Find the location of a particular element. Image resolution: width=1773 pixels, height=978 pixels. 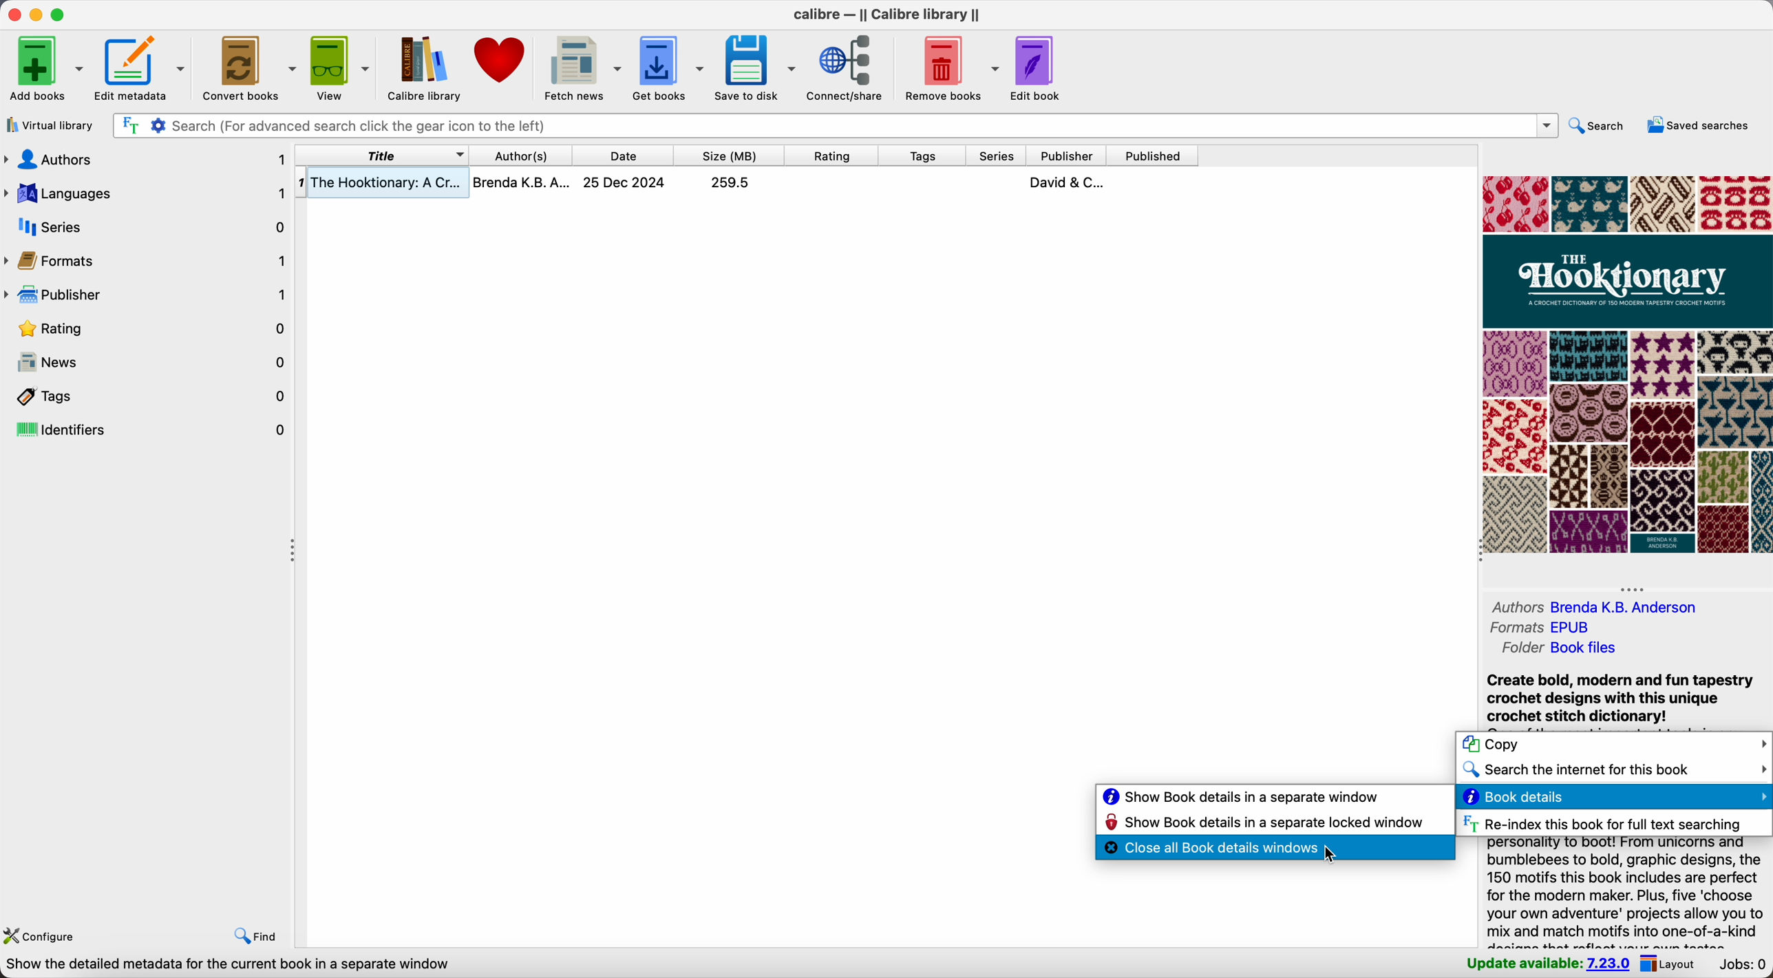

publisher is located at coordinates (1065, 154).